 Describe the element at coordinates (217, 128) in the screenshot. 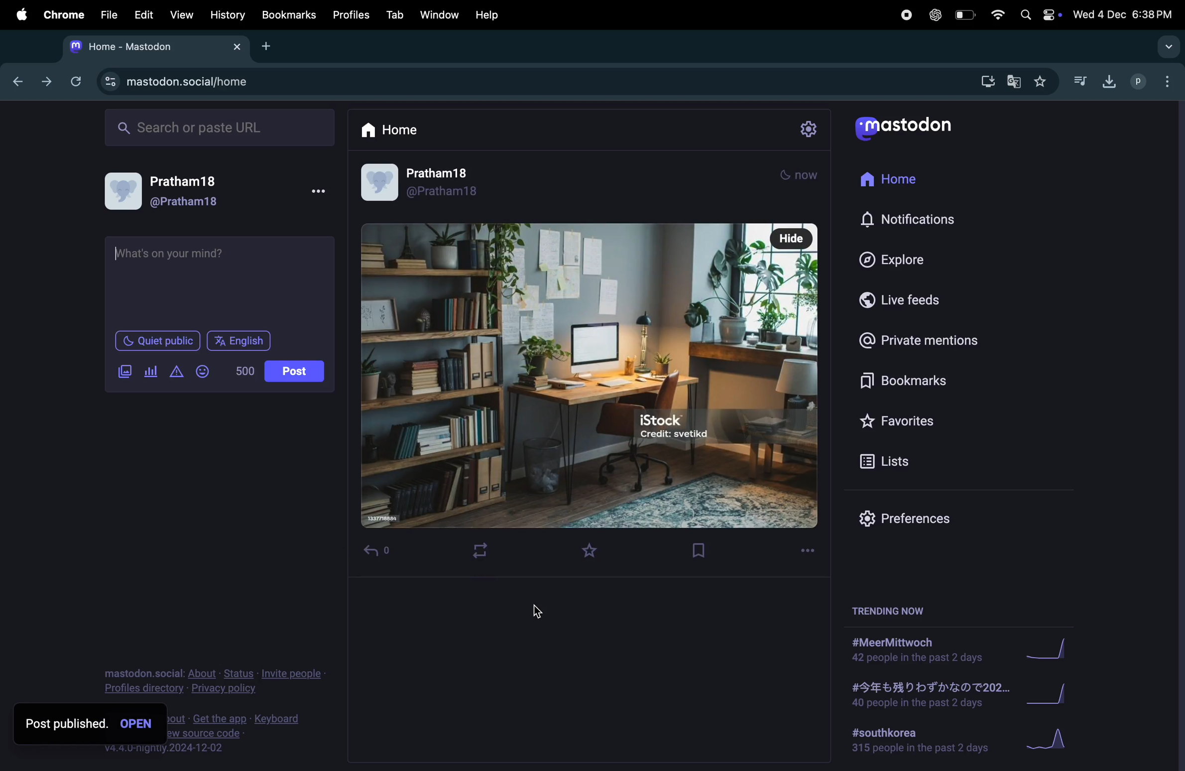

I see `search url` at that location.